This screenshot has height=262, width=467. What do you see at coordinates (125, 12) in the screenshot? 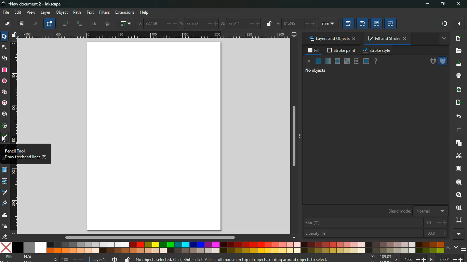
I see `extensions` at bounding box center [125, 12].